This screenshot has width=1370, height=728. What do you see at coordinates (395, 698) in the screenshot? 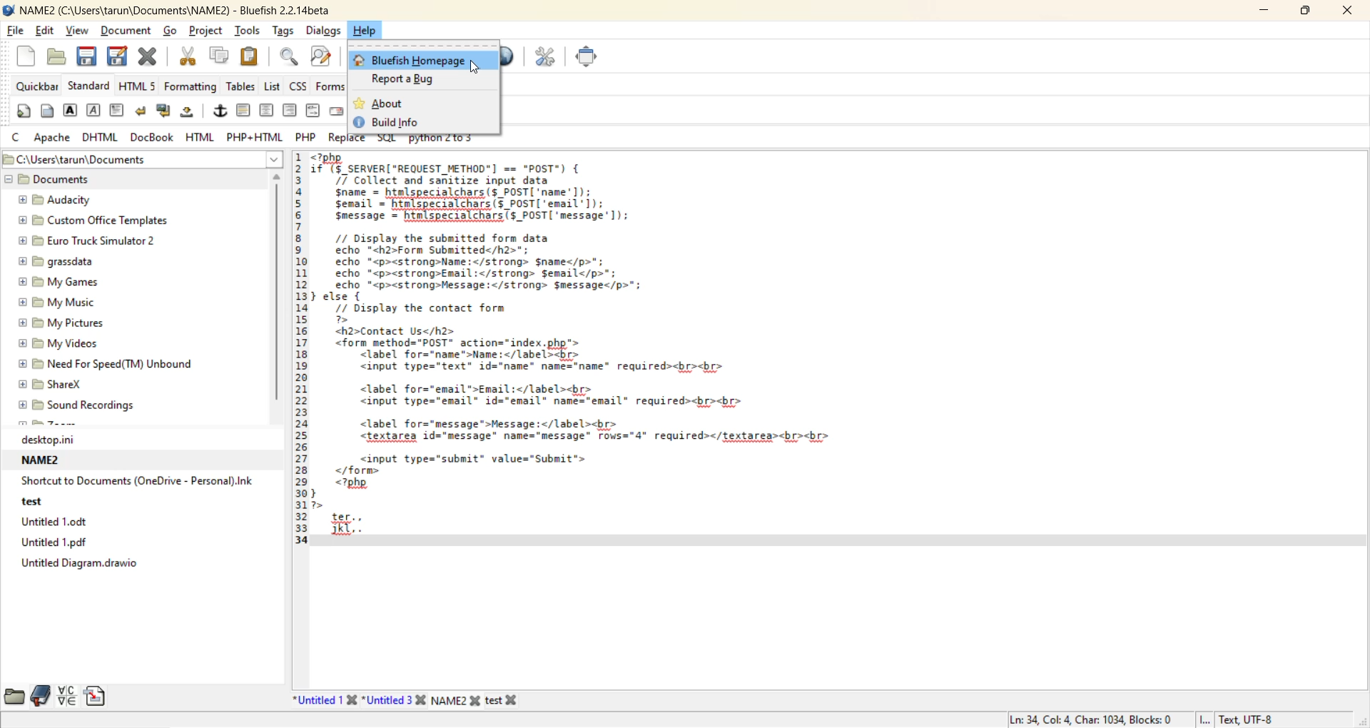
I see `Untitled 3` at bounding box center [395, 698].